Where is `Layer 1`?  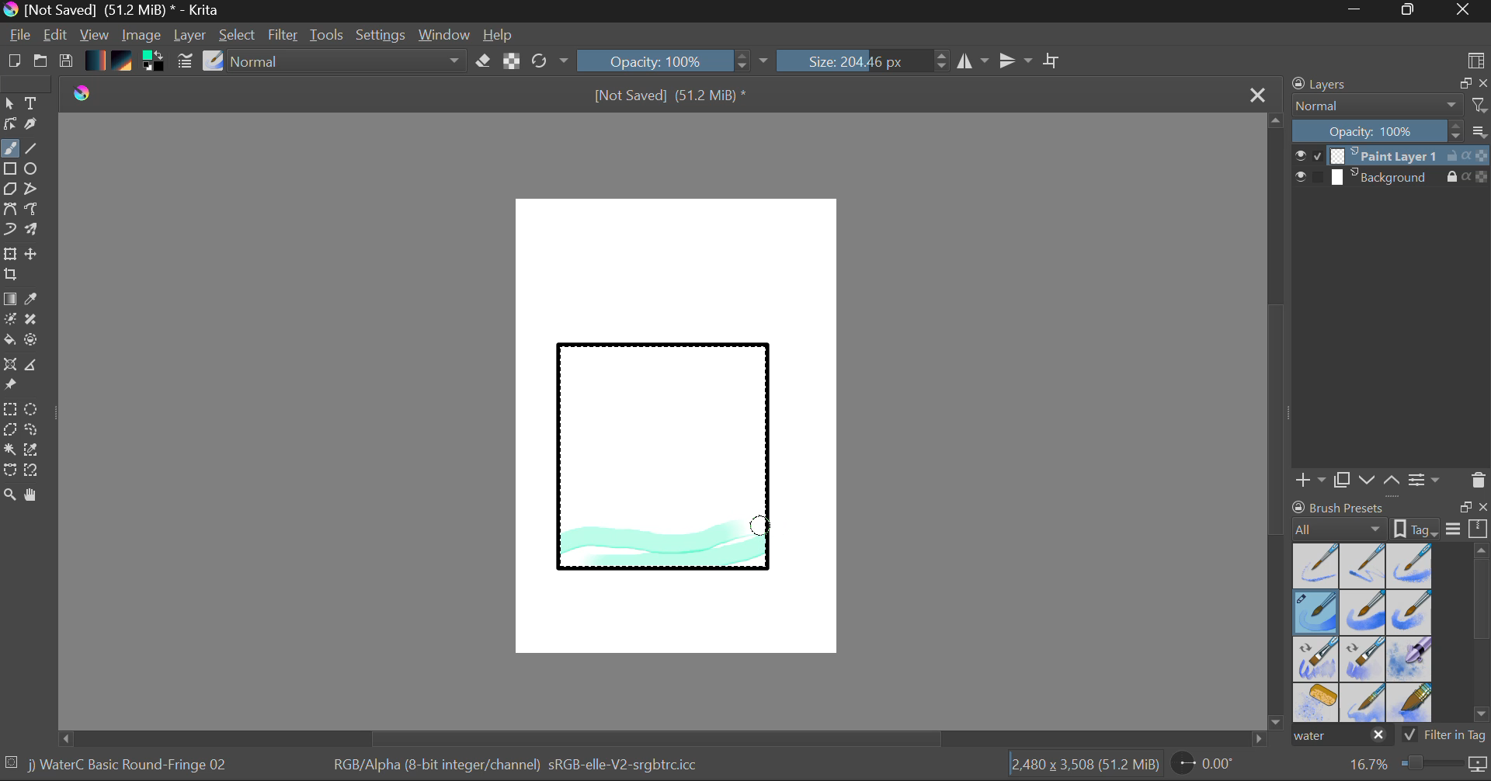 Layer 1 is located at coordinates (1392, 158).